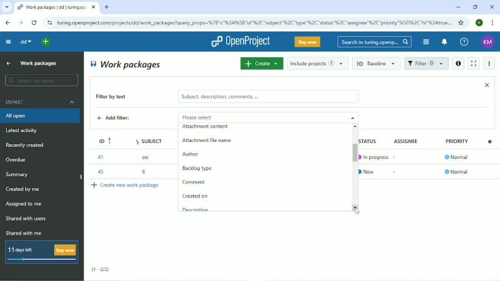 This screenshot has width=500, height=281. I want to click on Assigned to me, so click(24, 204).